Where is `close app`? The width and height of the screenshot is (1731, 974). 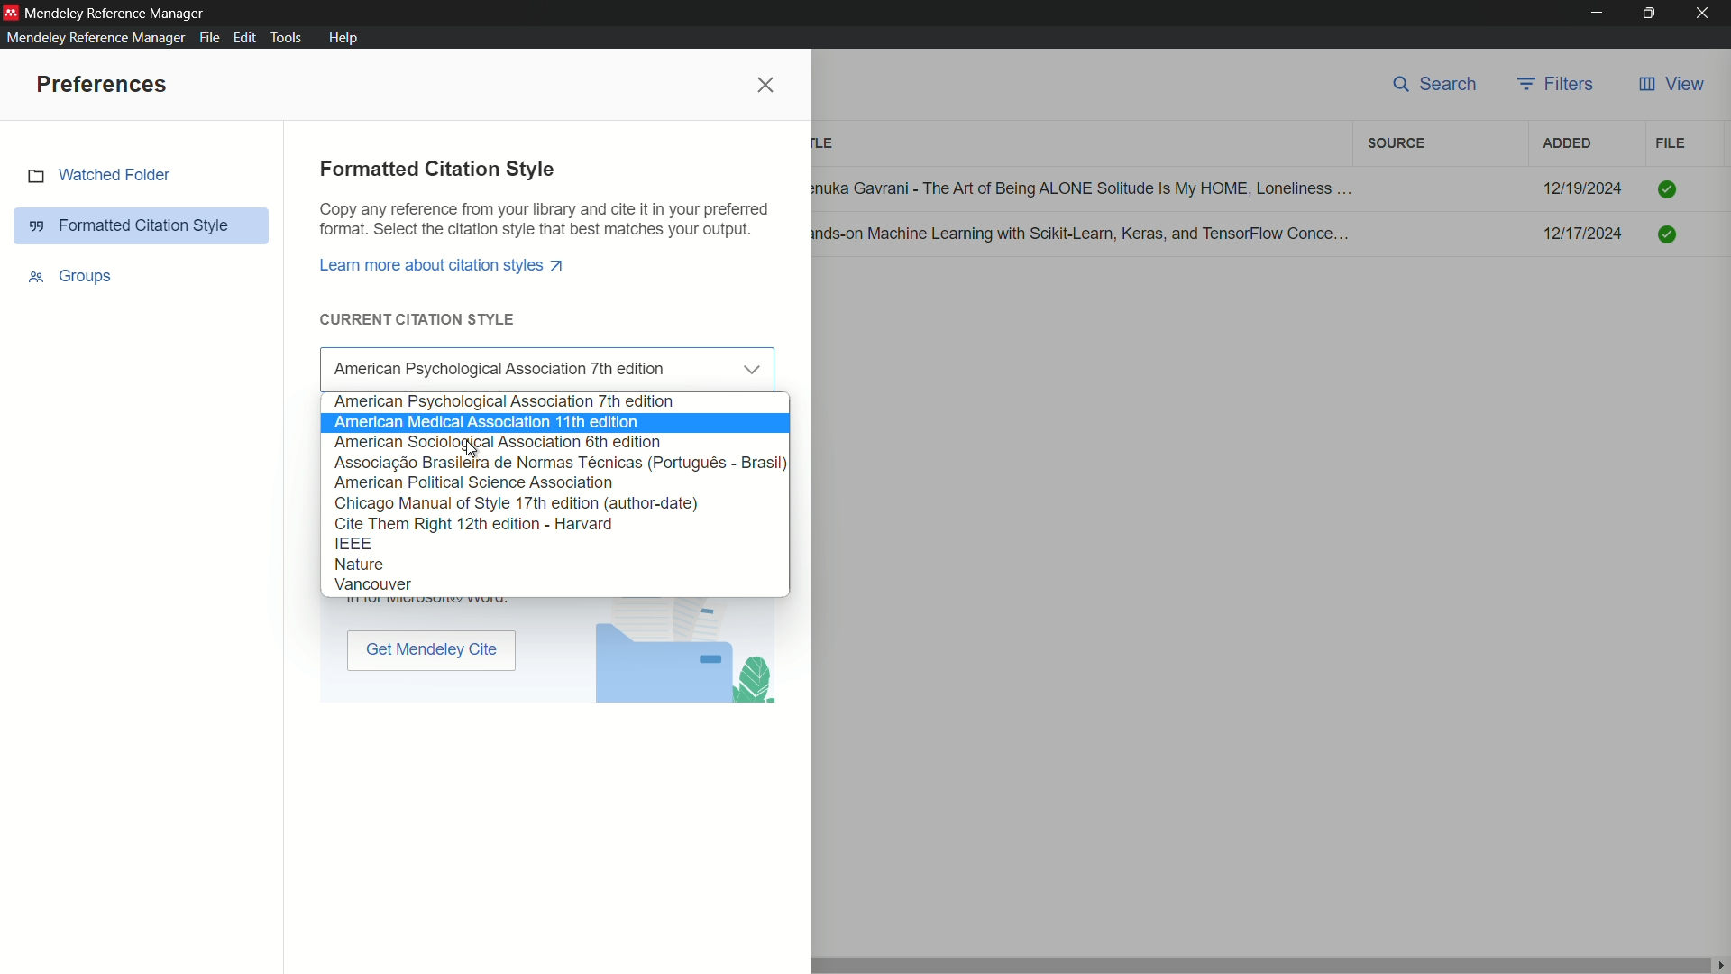 close app is located at coordinates (1708, 13).